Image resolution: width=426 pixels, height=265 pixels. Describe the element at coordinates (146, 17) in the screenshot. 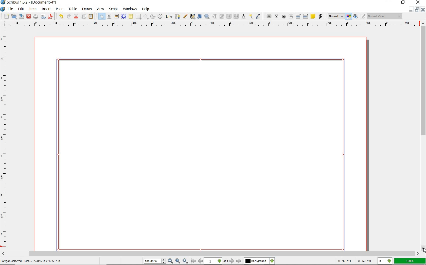

I see `polygon` at that location.